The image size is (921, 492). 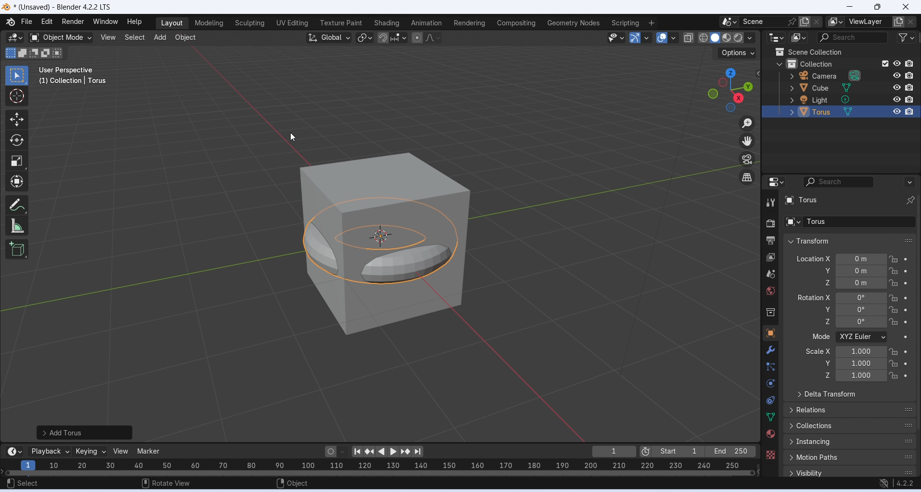 I want to click on Mode, so click(x=874, y=337).